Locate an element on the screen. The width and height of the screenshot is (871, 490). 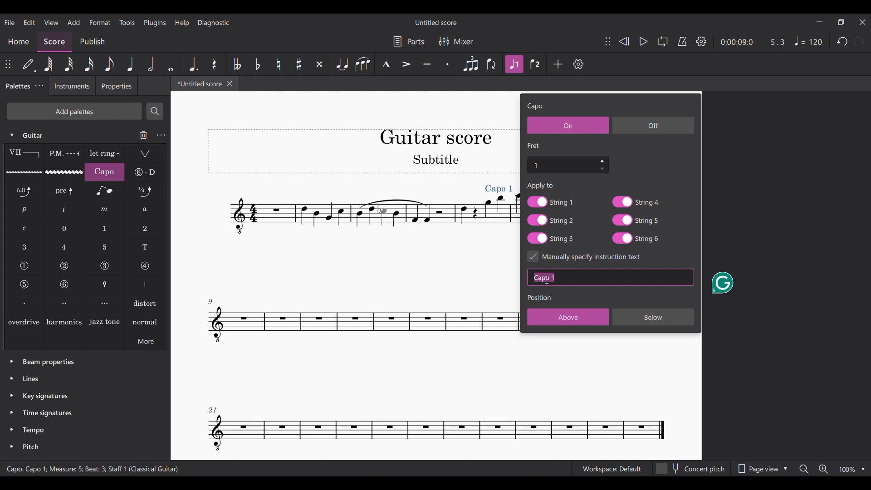
Staccato is located at coordinates (448, 64).